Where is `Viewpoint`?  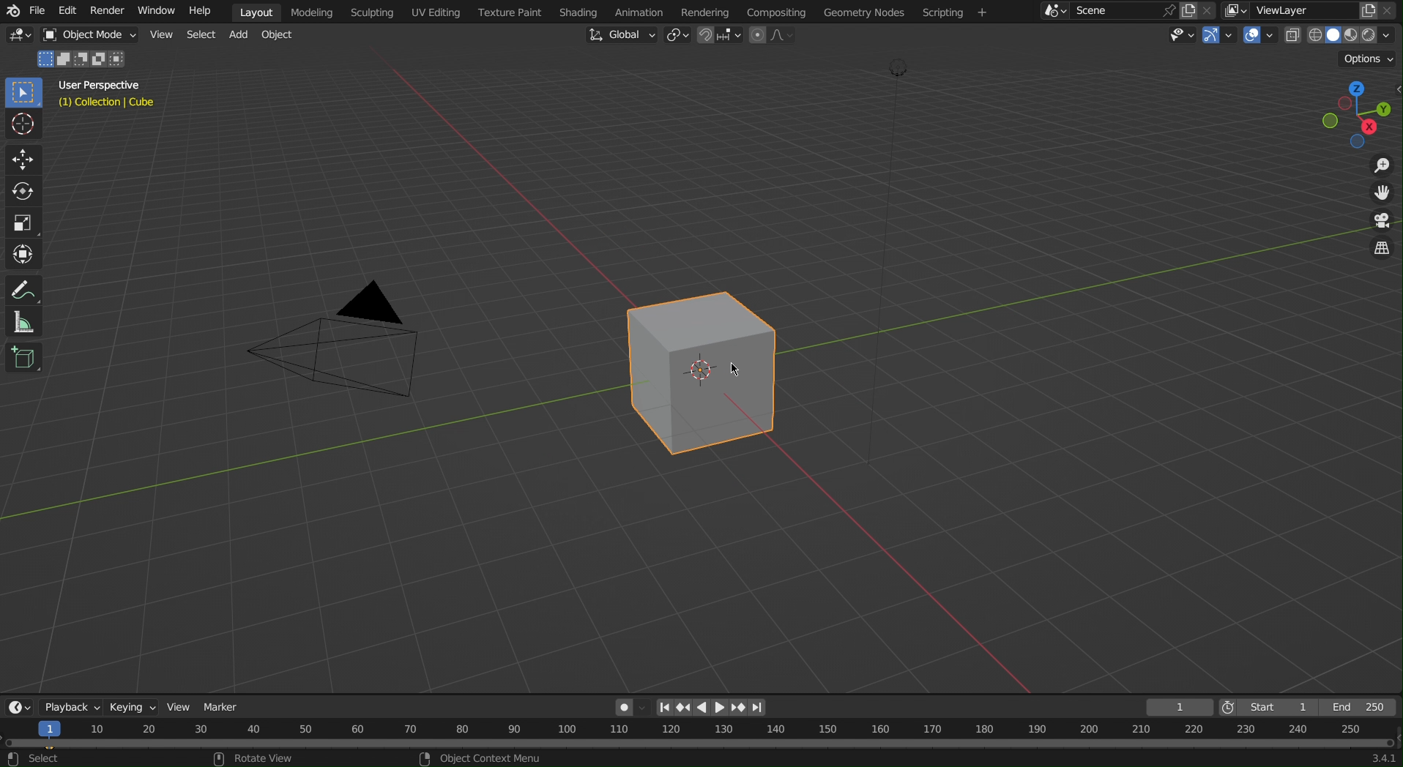
Viewpoint is located at coordinates (1341, 112).